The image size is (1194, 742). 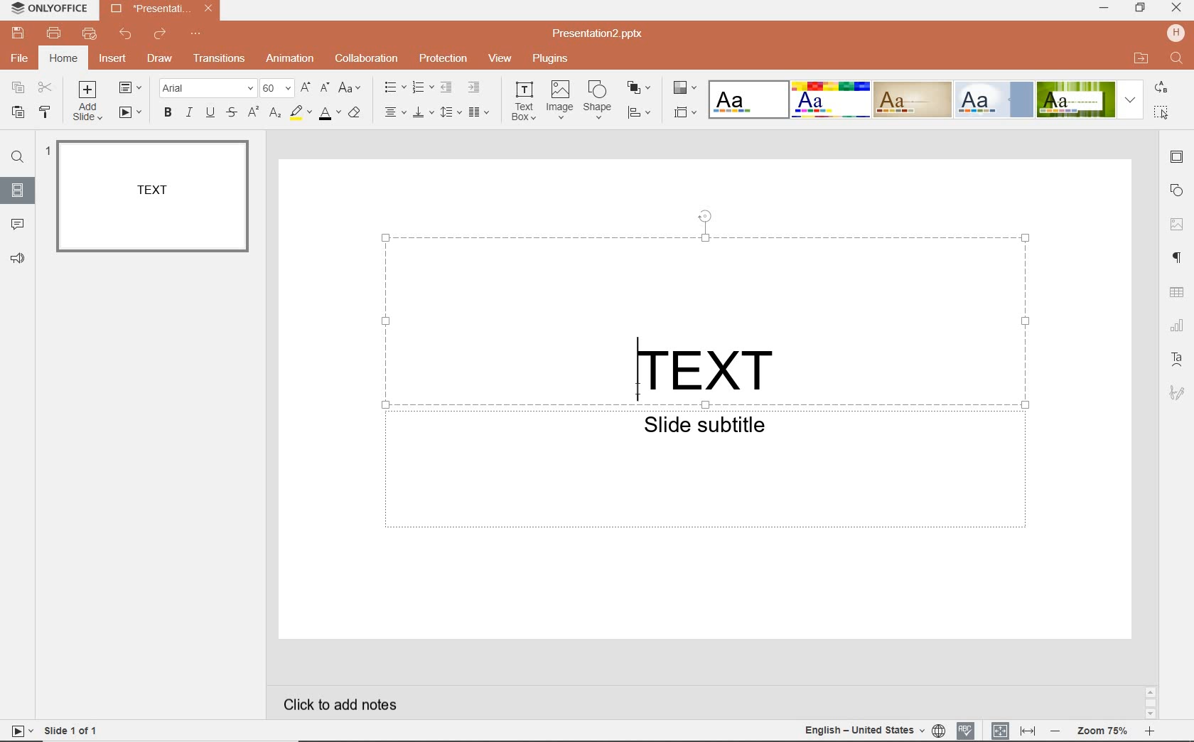 I want to click on line spacing, so click(x=451, y=112).